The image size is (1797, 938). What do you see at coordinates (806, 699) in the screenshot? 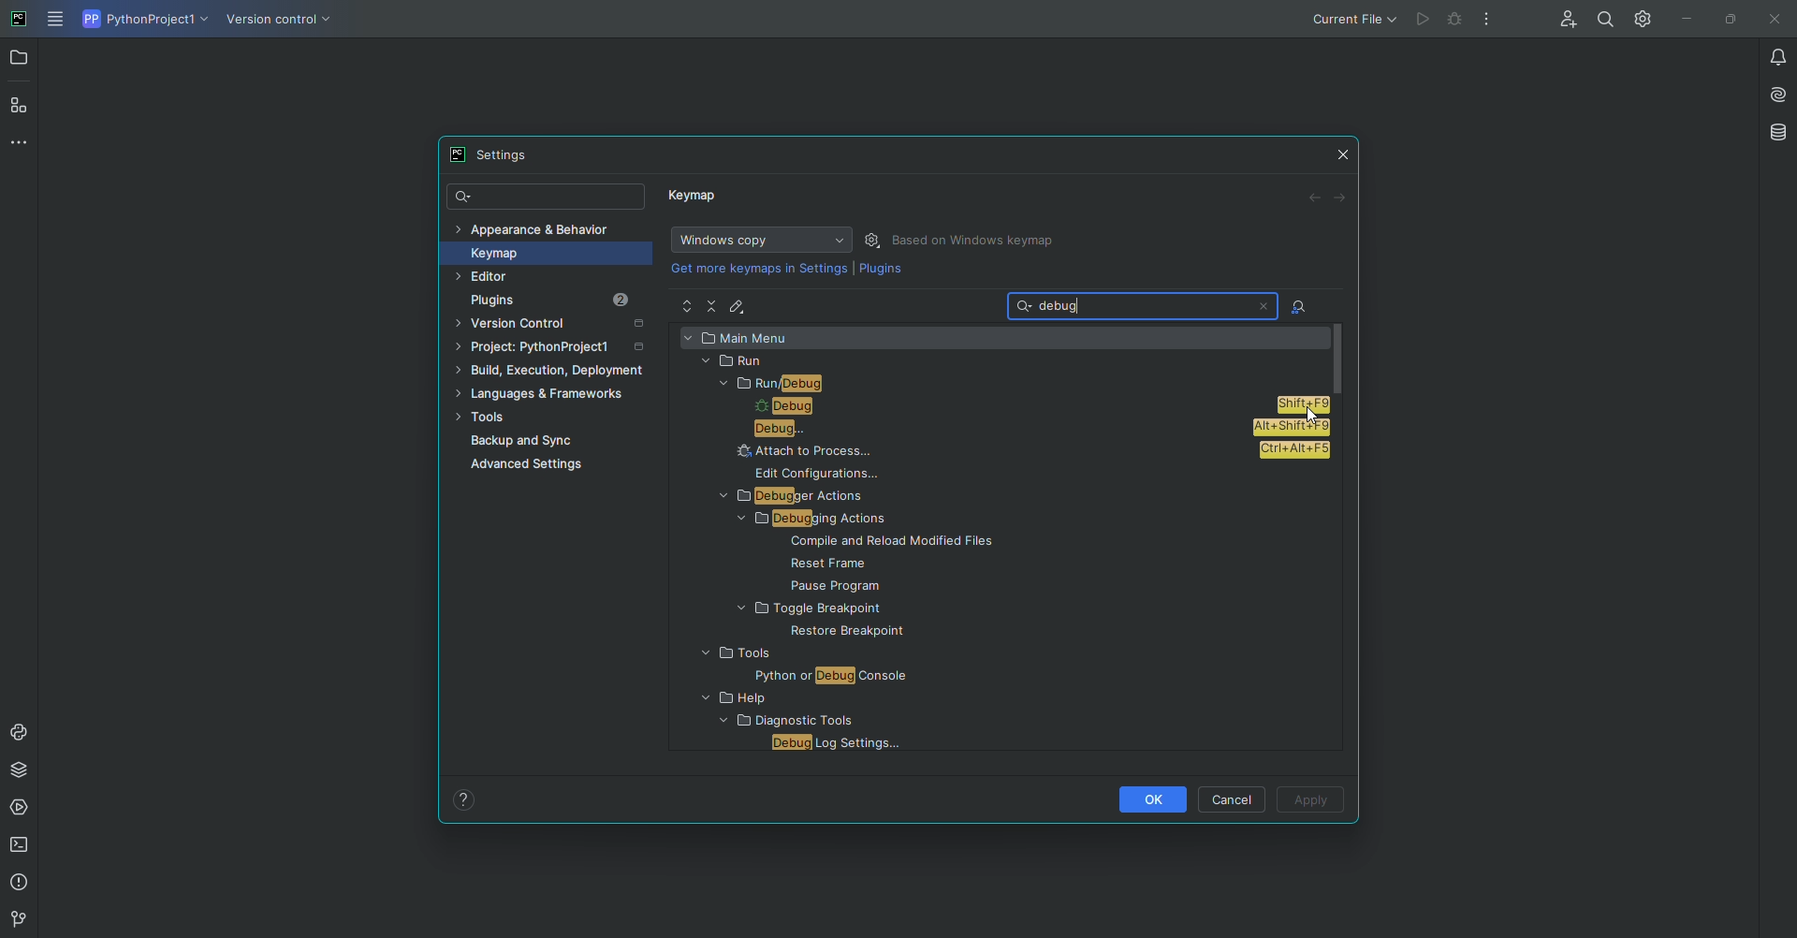
I see `FOLDER NAME` at bounding box center [806, 699].